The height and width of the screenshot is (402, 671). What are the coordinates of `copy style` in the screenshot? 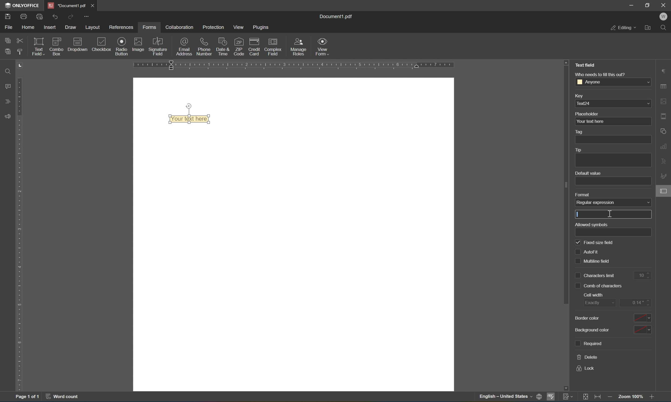 It's located at (19, 51).